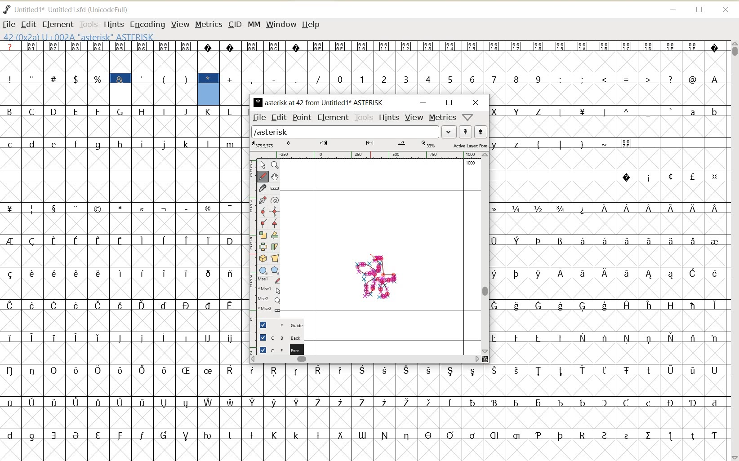  Describe the element at coordinates (275, 210) in the screenshot. I see `add a curve point always either horizontal or vertical` at that location.